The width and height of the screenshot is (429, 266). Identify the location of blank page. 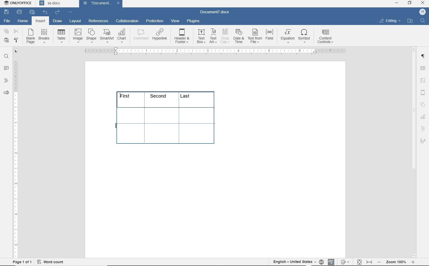
(31, 37).